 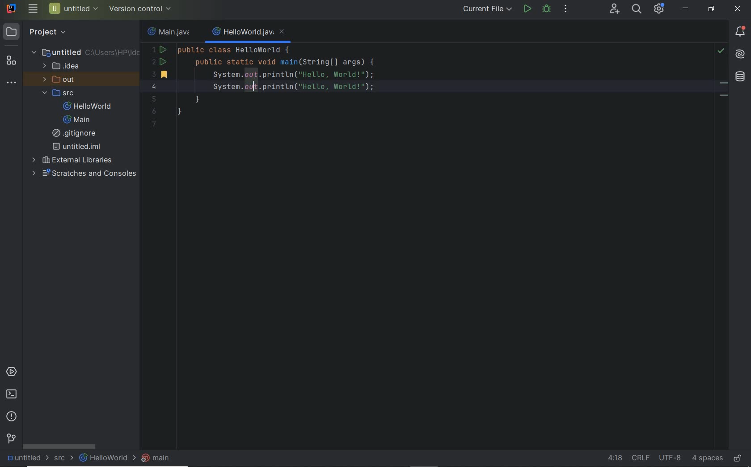 I want to click on scrollbar, so click(x=59, y=445).